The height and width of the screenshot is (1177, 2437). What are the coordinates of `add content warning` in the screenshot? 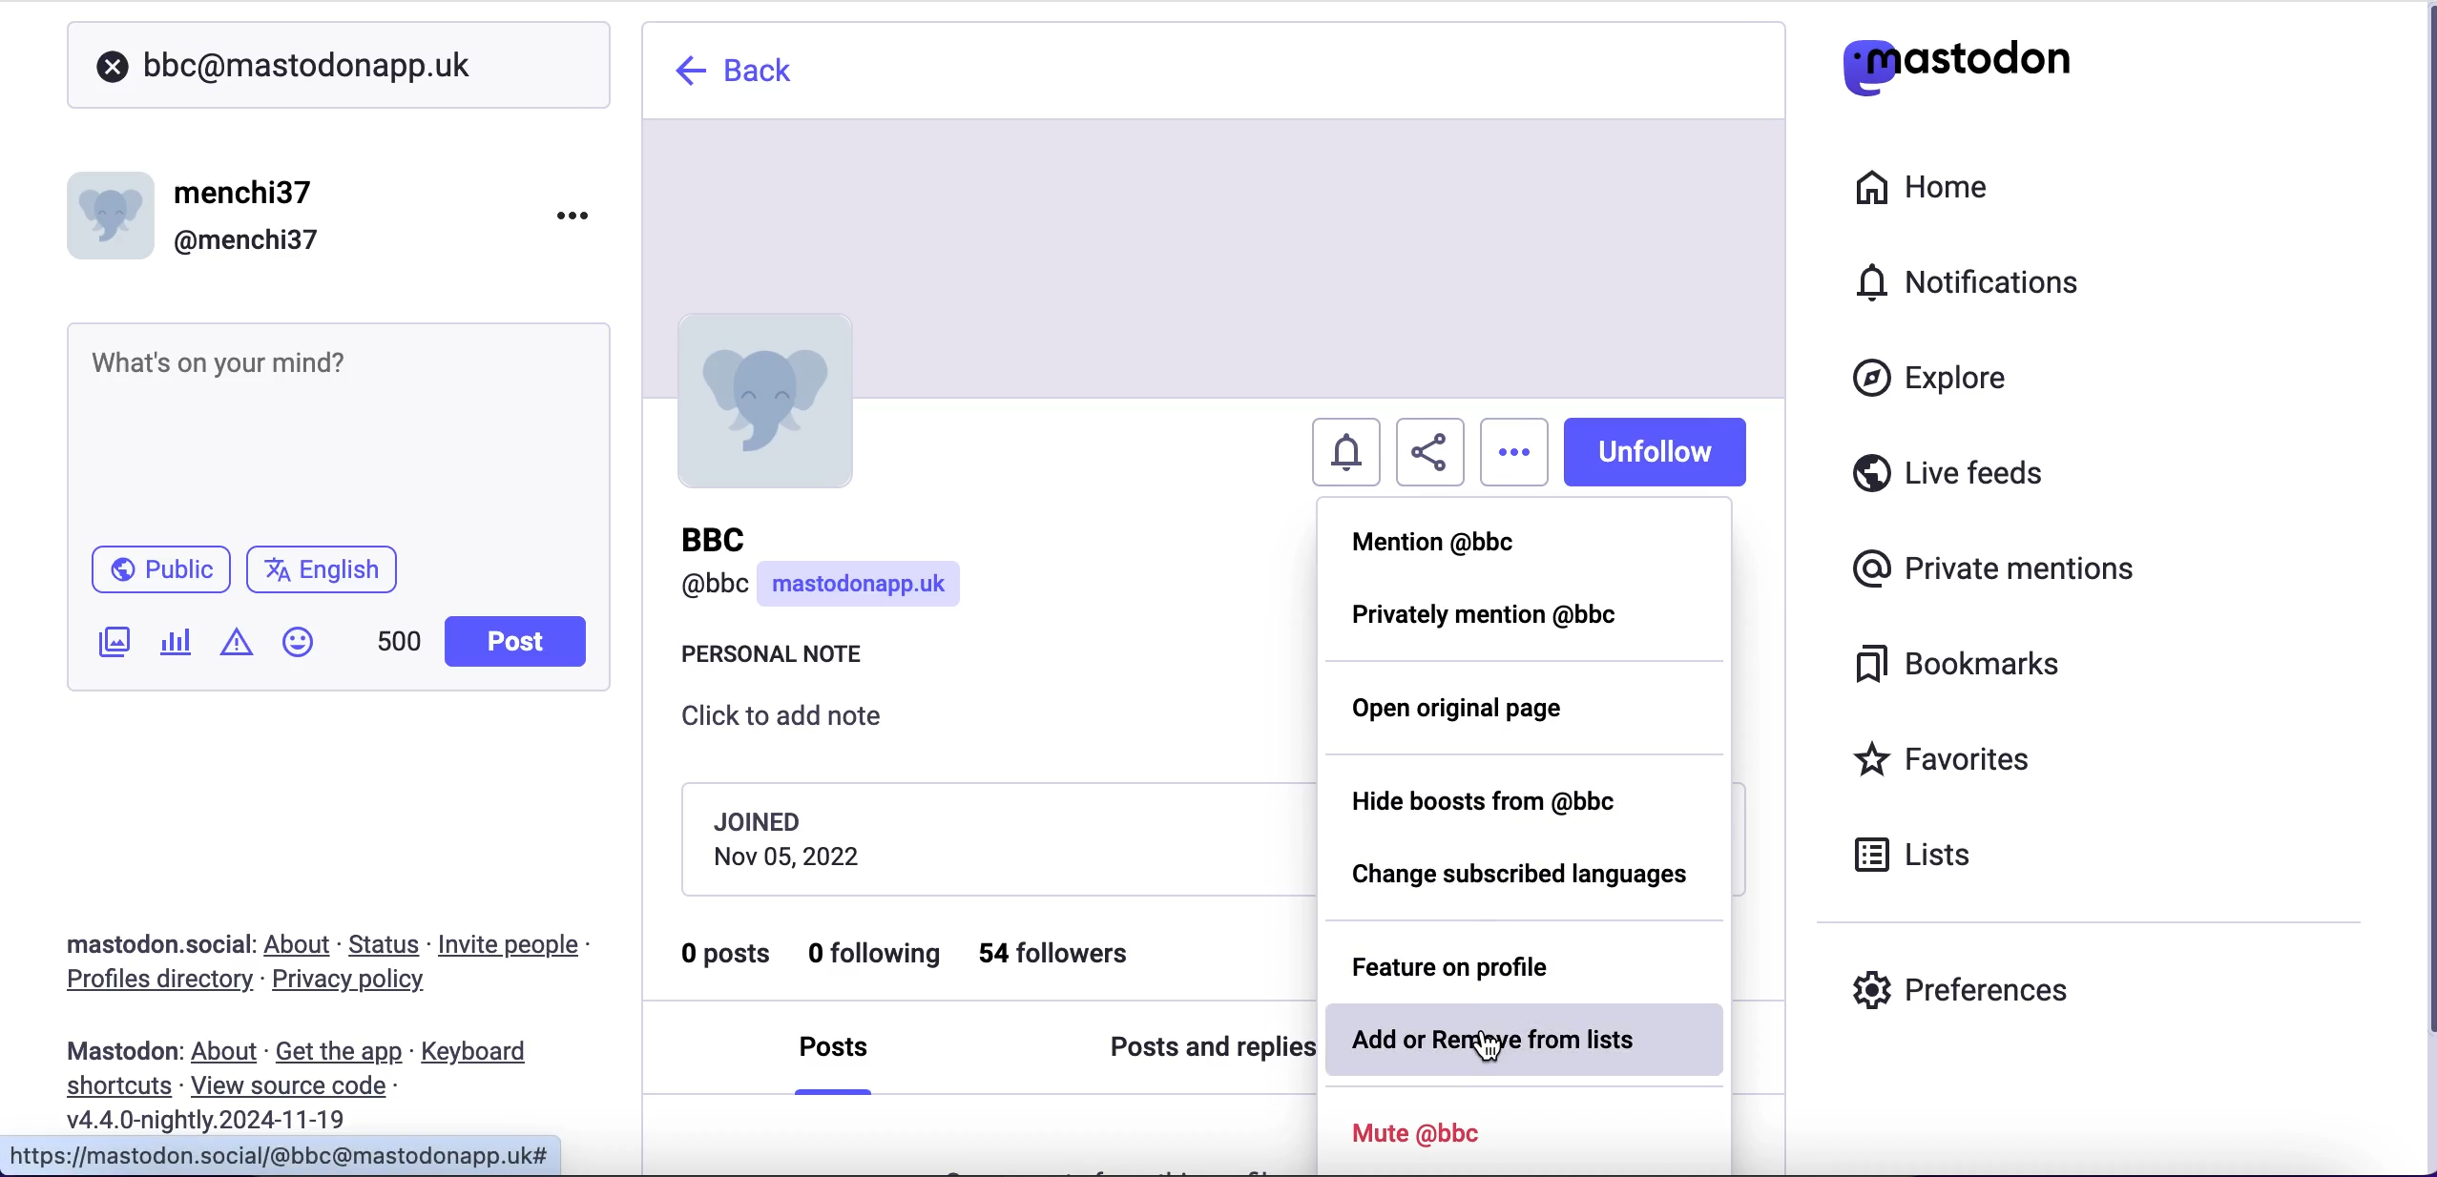 It's located at (240, 645).